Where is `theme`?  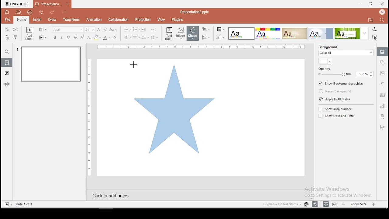
theme is located at coordinates (353, 33).